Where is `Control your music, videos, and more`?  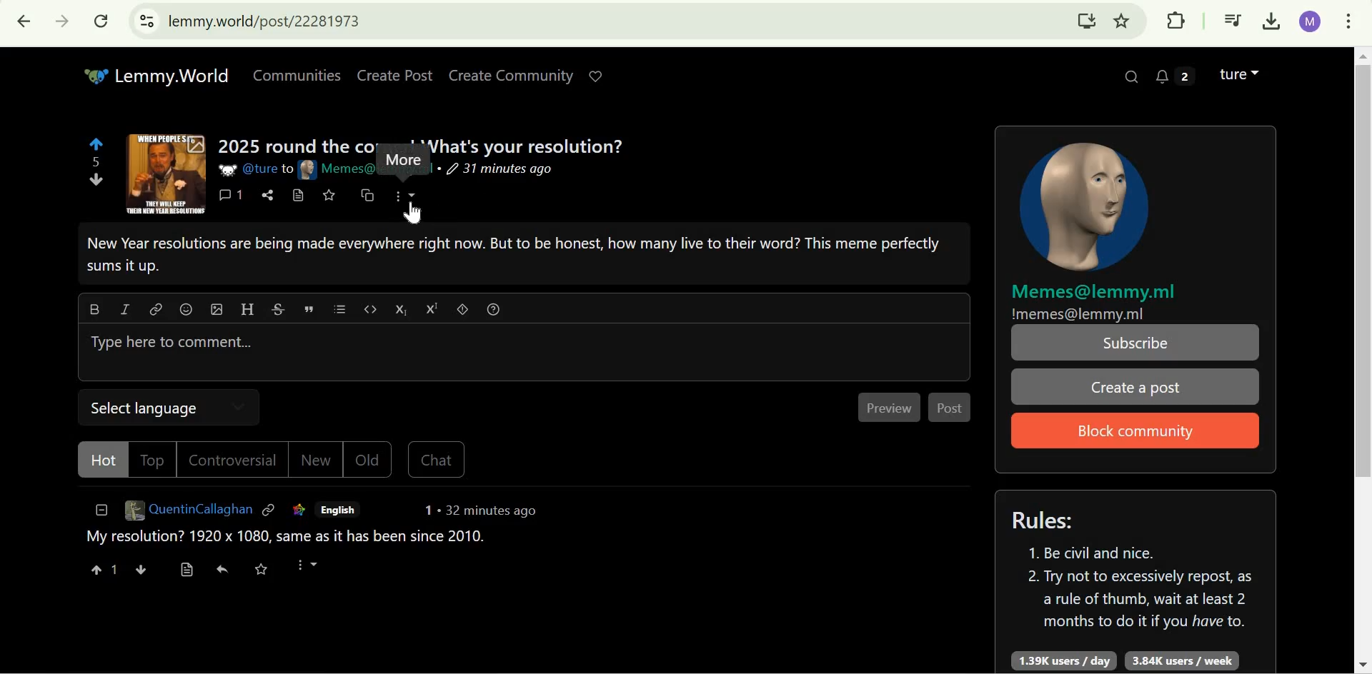 Control your music, videos, and more is located at coordinates (1233, 22).